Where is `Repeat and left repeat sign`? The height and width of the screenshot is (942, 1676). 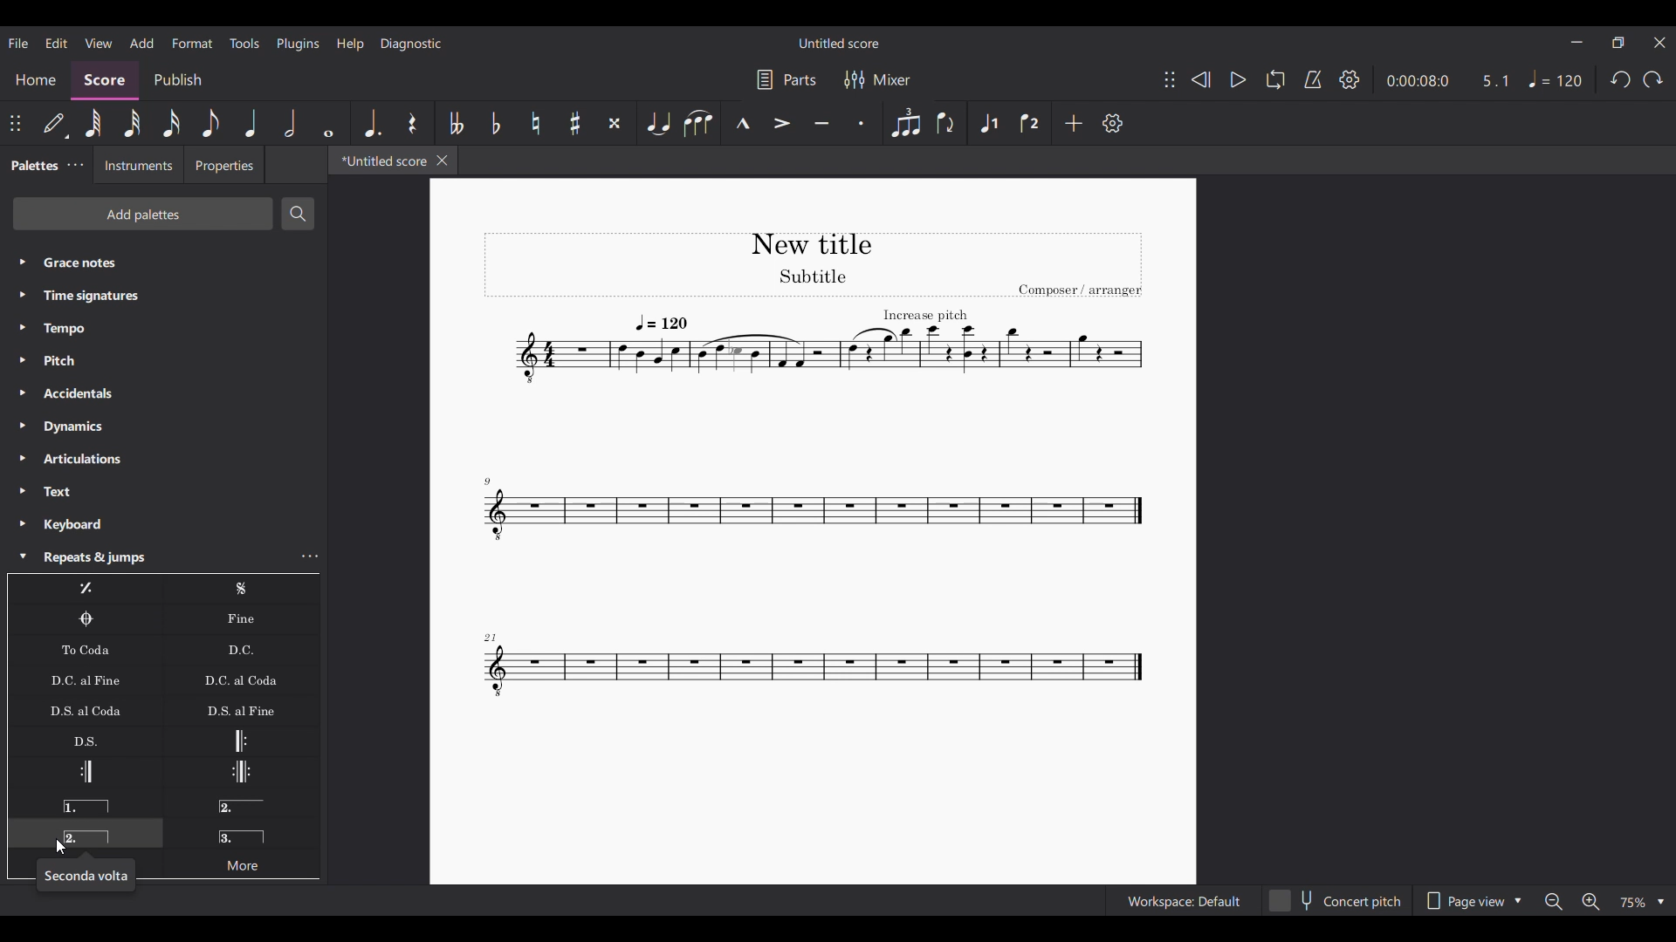 Repeat and left repeat sign is located at coordinates (241, 772).